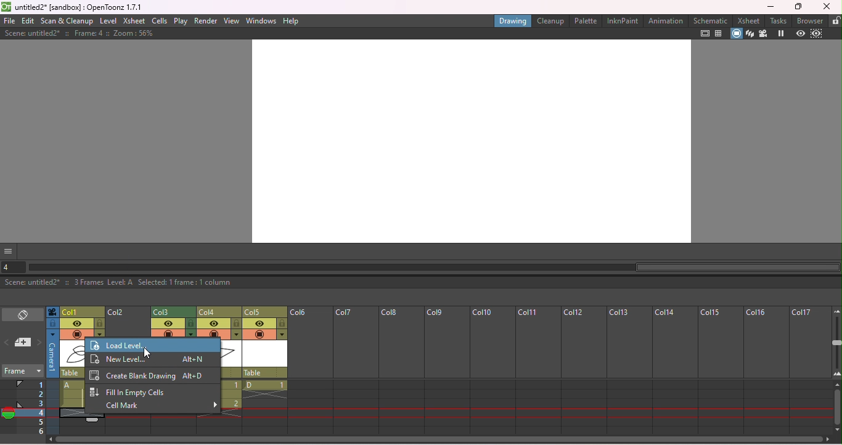  Describe the element at coordinates (205, 21) in the screenshot. I see `Render` at that location.